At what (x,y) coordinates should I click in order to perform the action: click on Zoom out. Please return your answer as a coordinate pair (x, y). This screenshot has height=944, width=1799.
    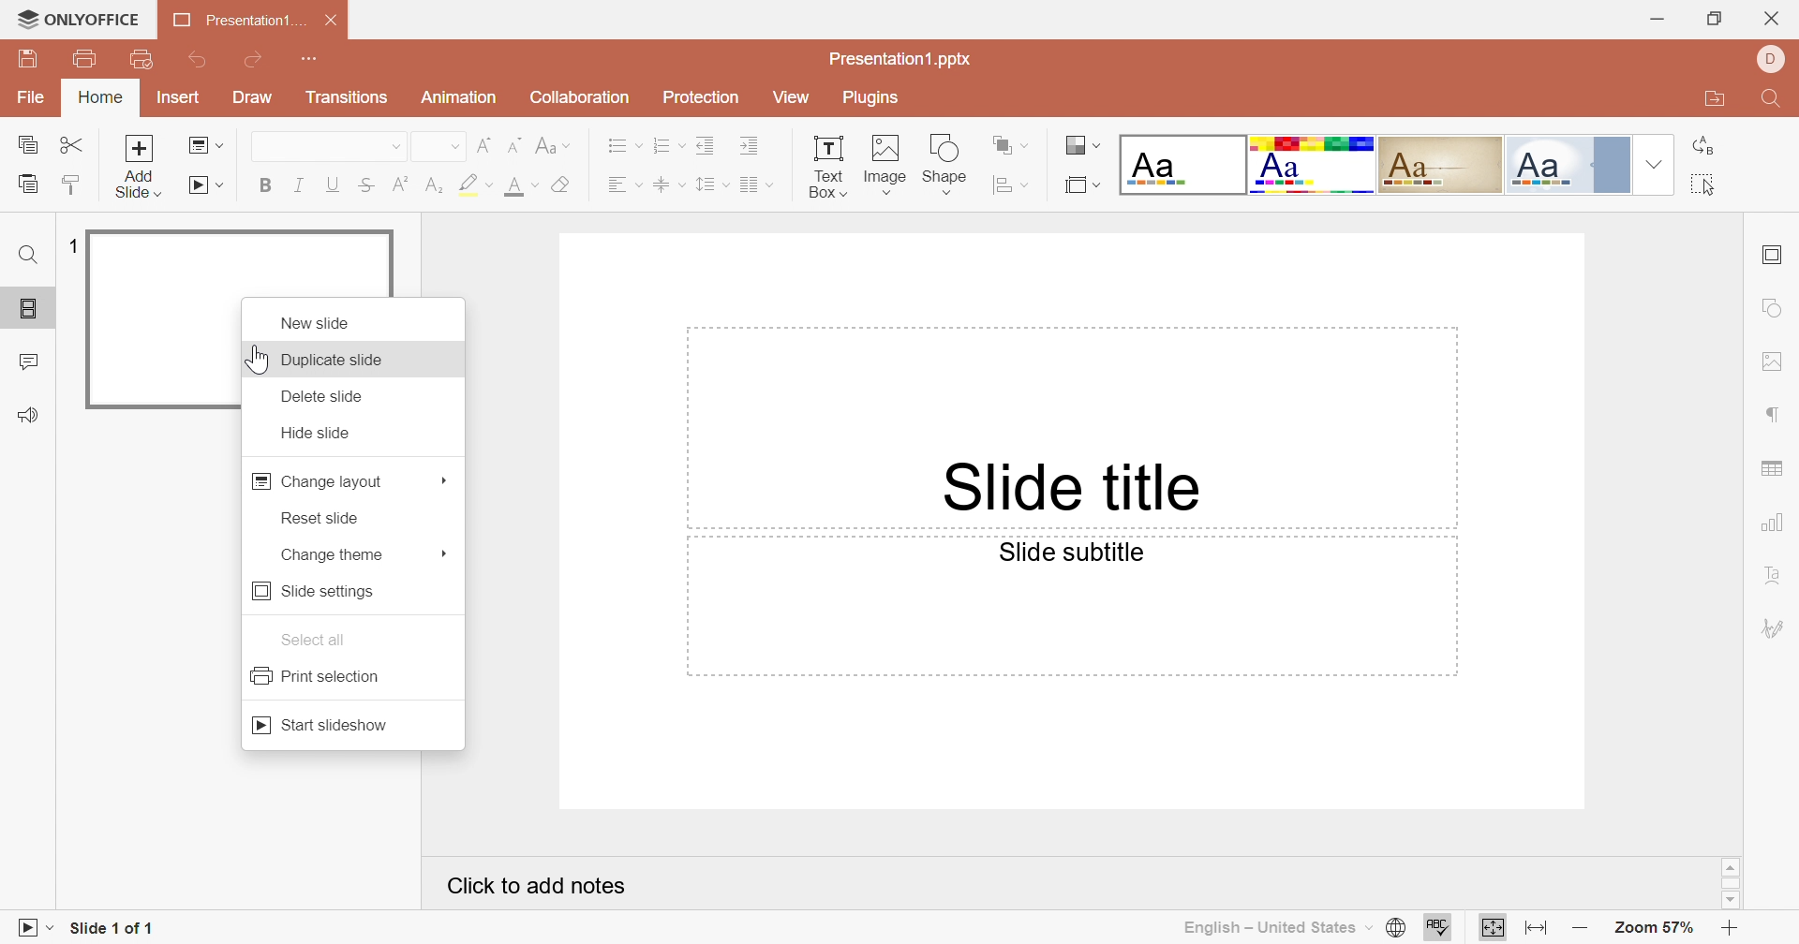
    Looking at the image, I should click on (1581, 924).